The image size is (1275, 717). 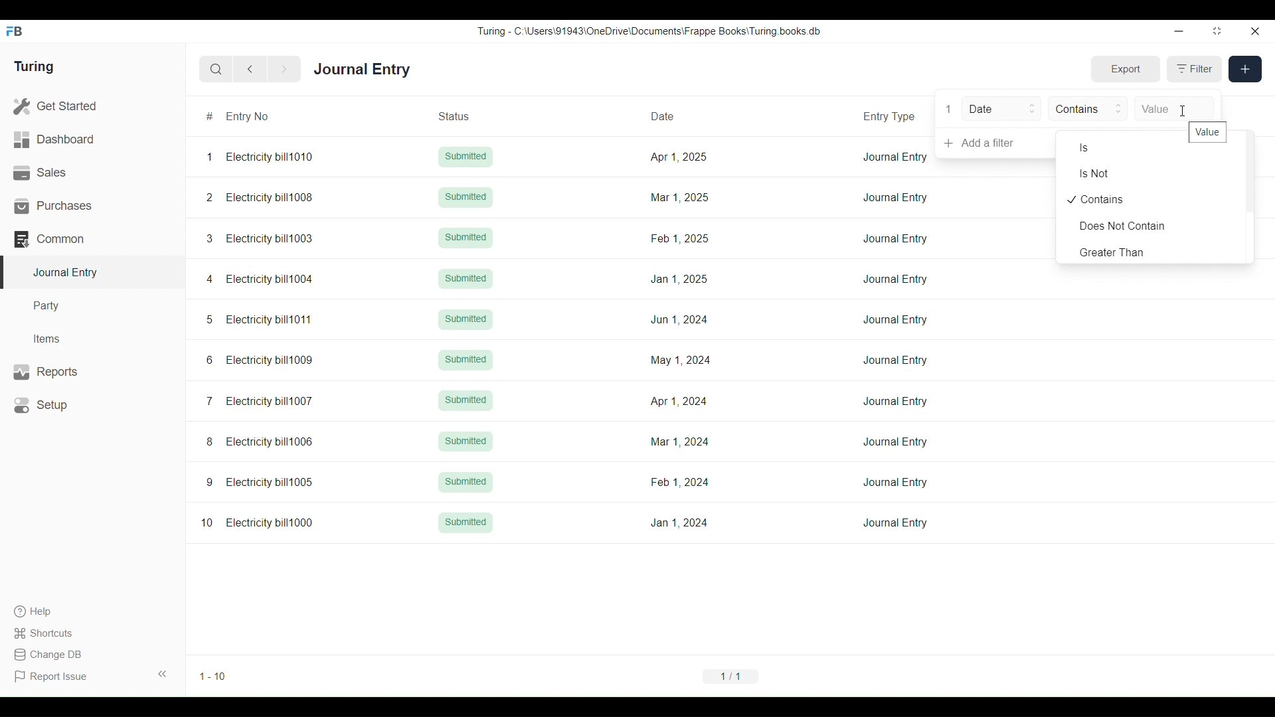 I want to click on Change DB, so click(x=51, y=655).